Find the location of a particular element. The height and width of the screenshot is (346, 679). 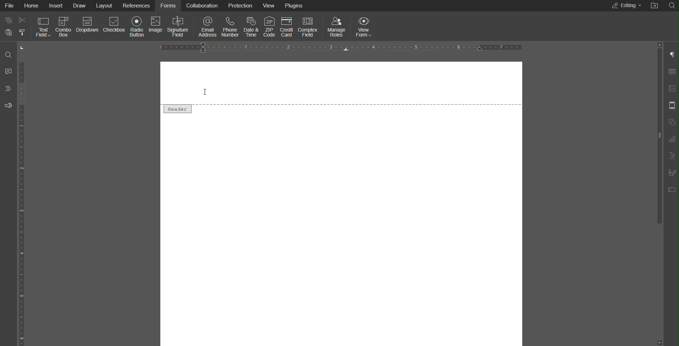

Table Settings is located at coordinates (670, 72).